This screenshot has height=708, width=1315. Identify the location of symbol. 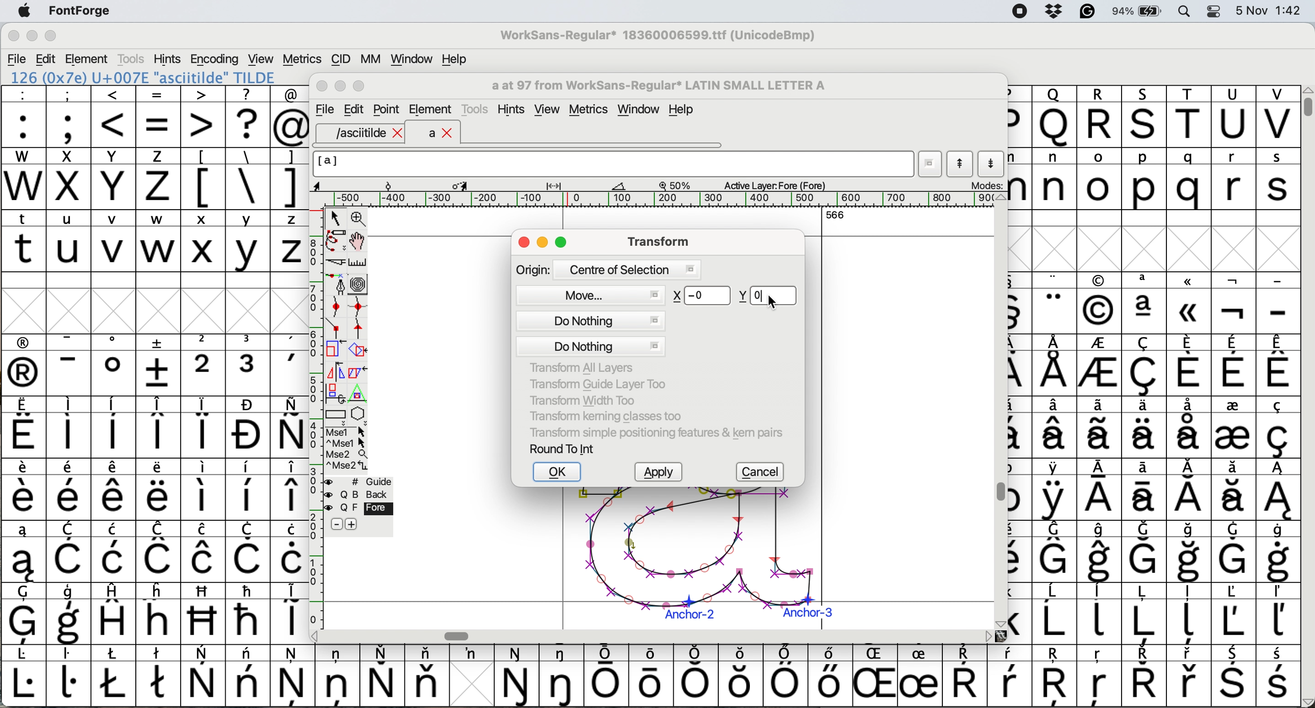
(25, 365).